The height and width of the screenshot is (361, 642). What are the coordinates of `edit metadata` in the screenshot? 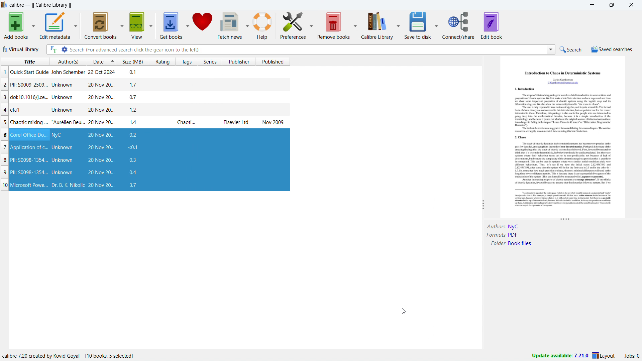 It's located at (55, 26).